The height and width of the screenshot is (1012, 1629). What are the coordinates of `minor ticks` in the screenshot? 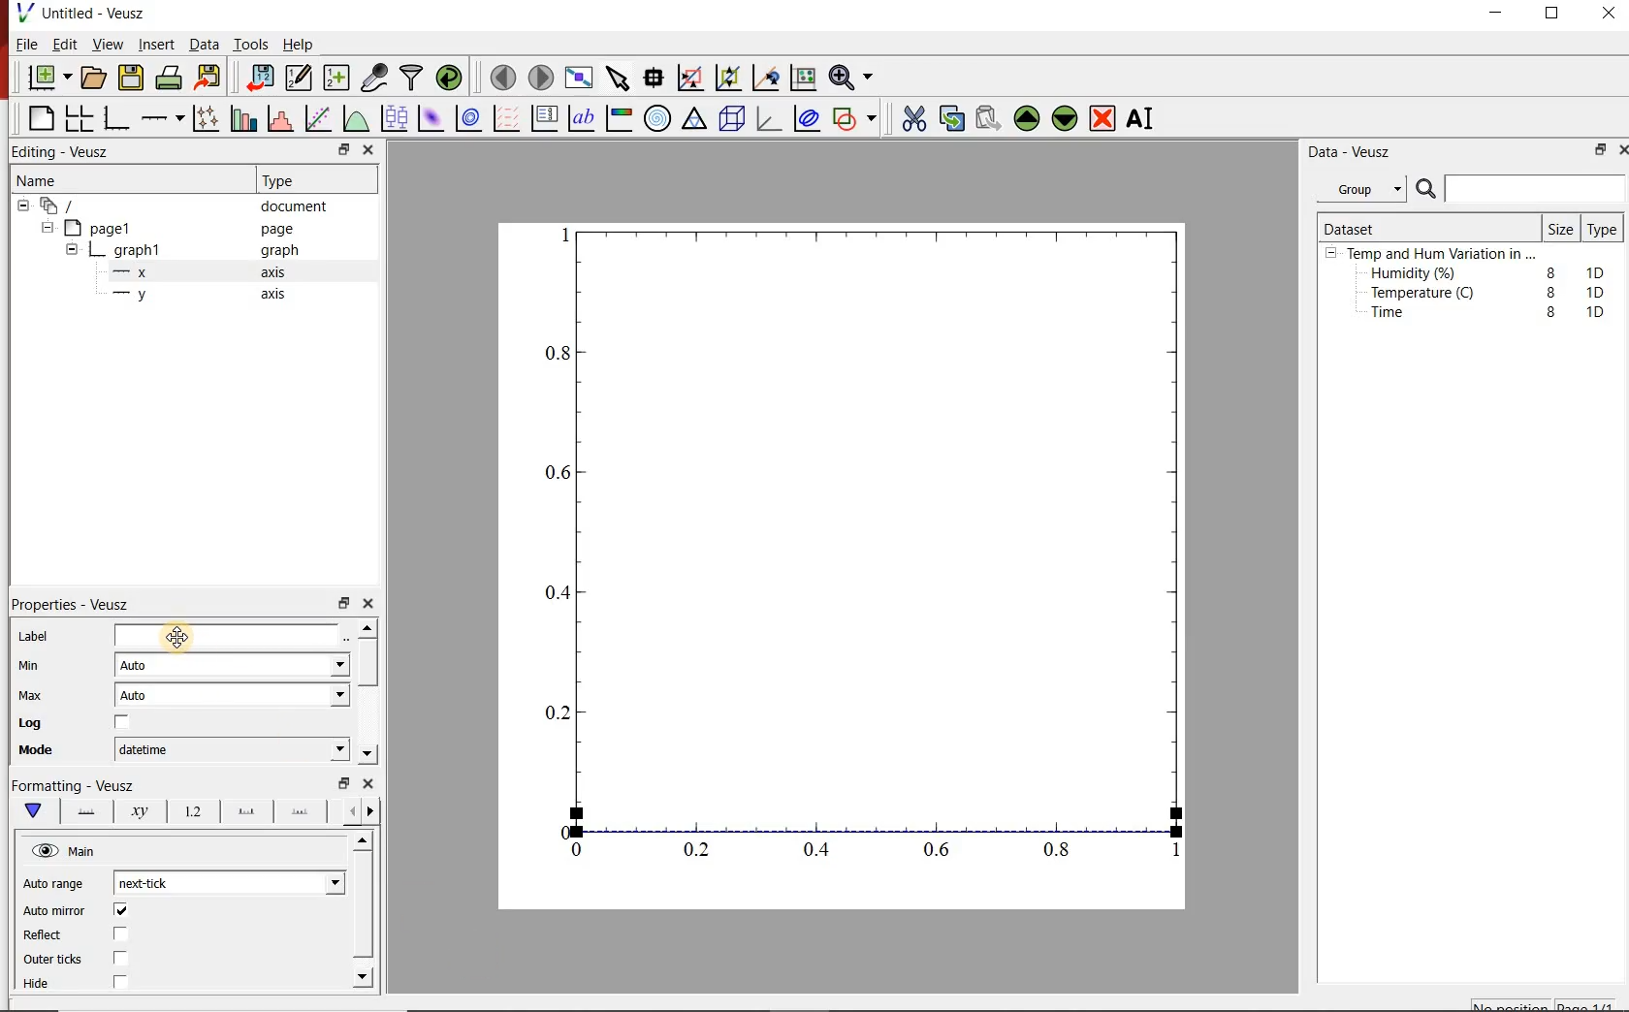 It's located at (302, 812).